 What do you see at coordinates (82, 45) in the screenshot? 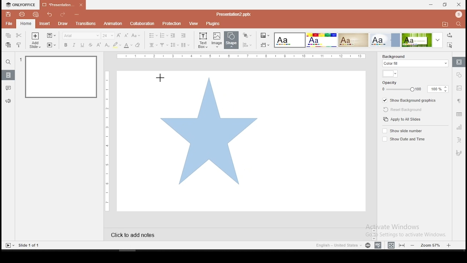
I see `underline` at bounding box center [82, 45].